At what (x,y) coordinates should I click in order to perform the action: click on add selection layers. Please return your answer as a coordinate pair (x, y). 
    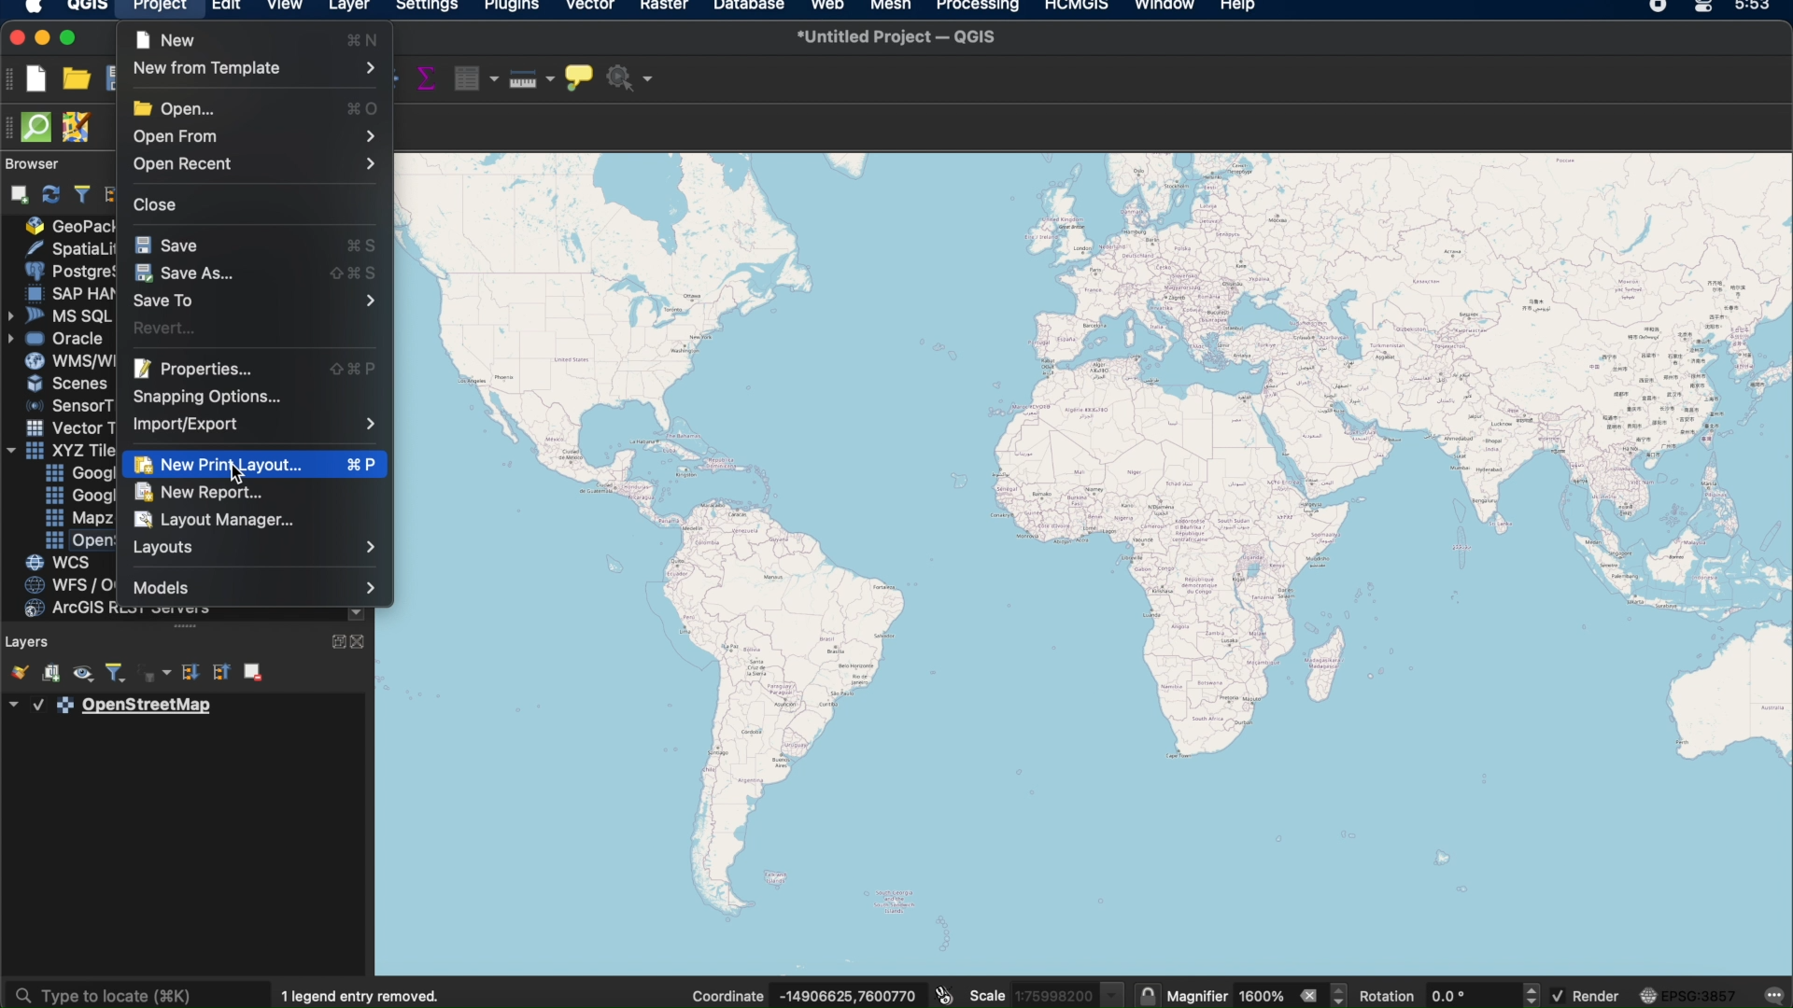
    Looking at the image, I should click on (15, 194).